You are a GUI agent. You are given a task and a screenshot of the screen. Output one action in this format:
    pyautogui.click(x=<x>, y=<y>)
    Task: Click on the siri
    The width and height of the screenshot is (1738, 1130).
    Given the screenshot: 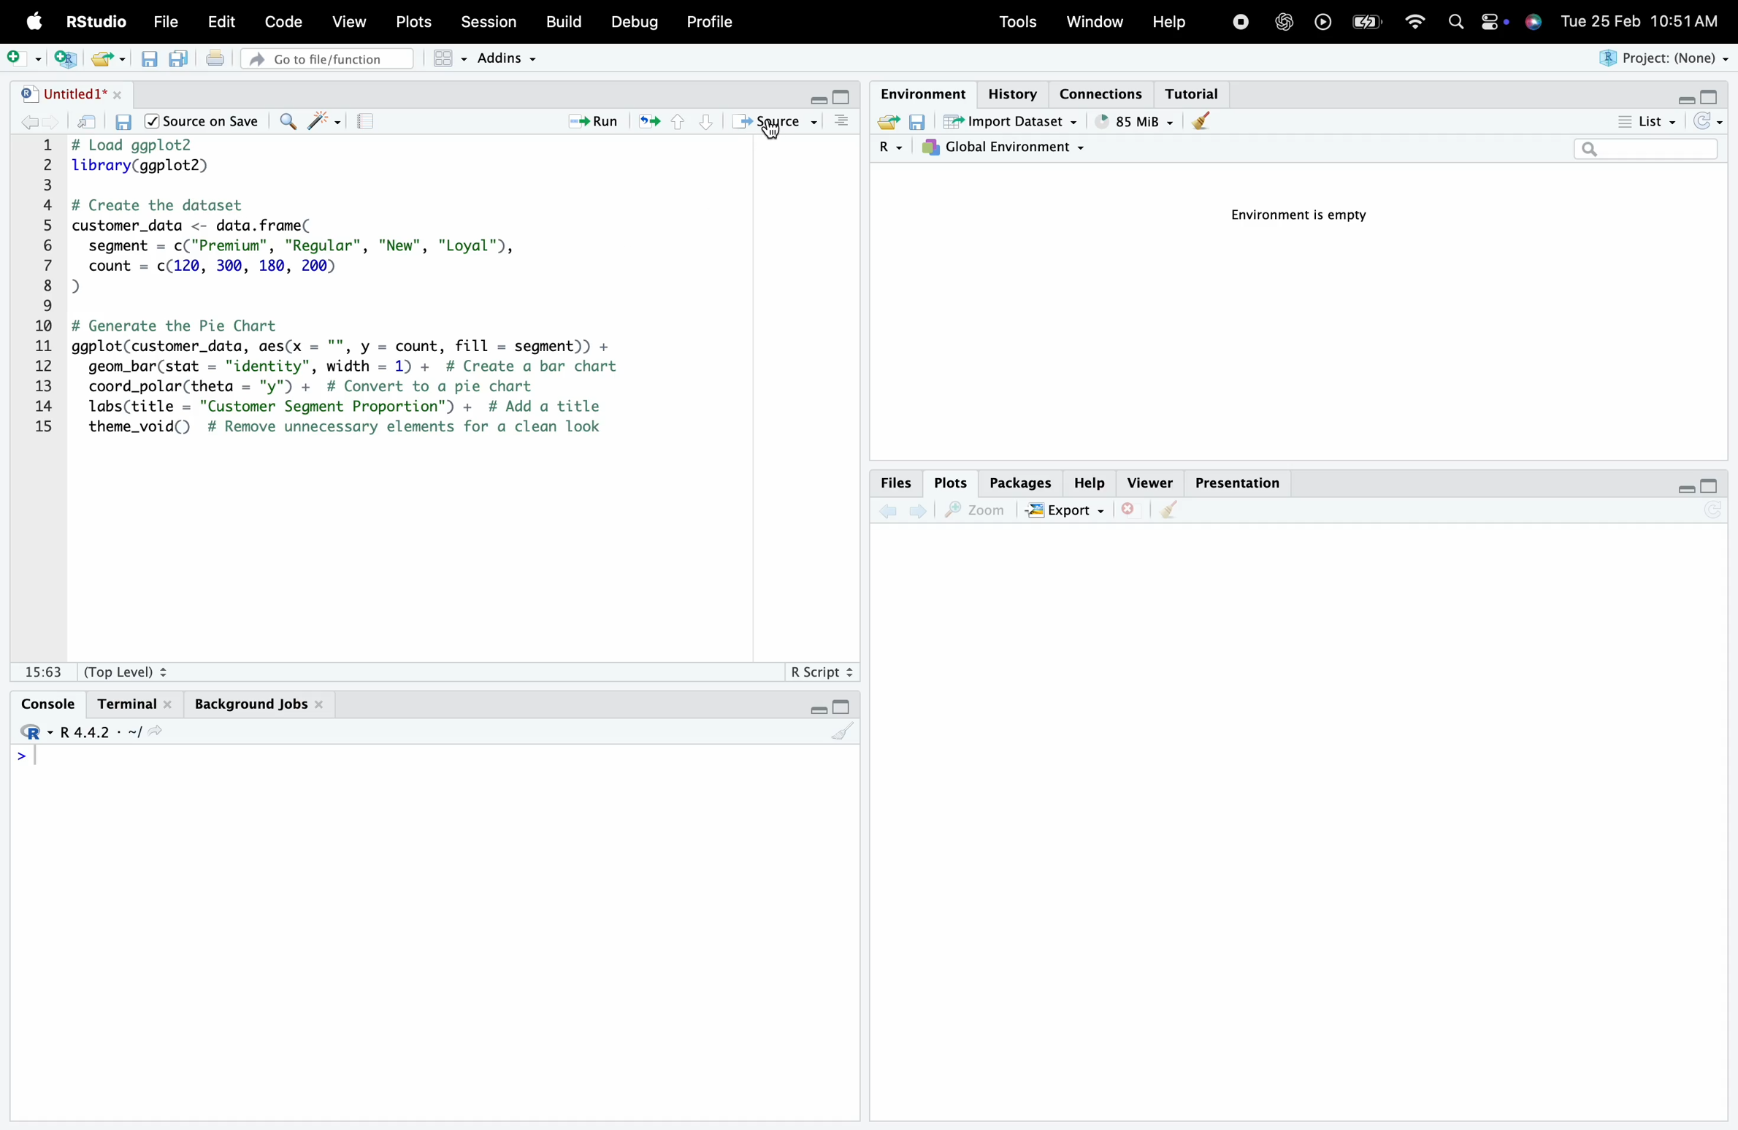 What is the action you would take?
    pyautogui.click(x=1535, y=26)
    